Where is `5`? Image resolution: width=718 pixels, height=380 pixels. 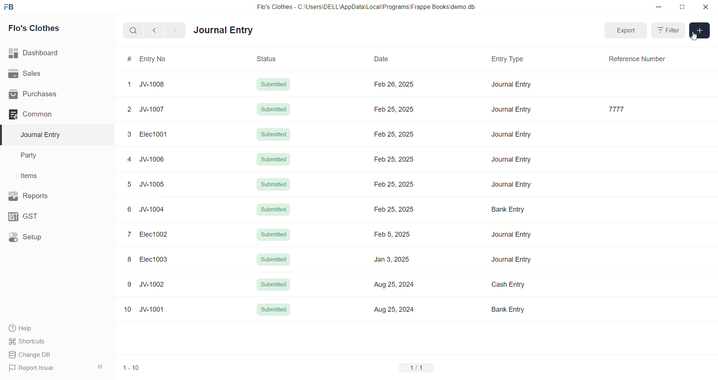
5 is located at coordinates (130, 184).